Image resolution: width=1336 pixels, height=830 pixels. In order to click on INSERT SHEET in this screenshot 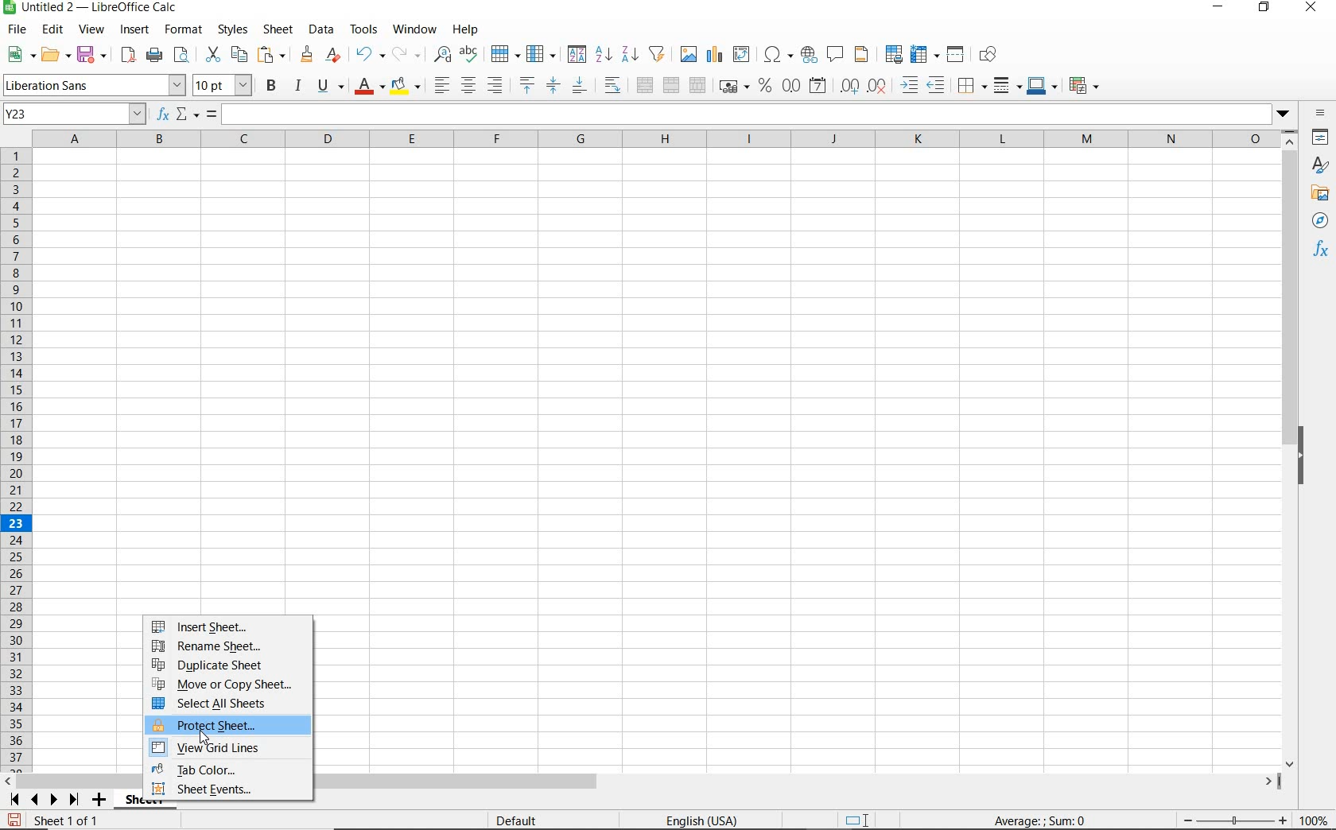, I will do `click(231, 626)`.